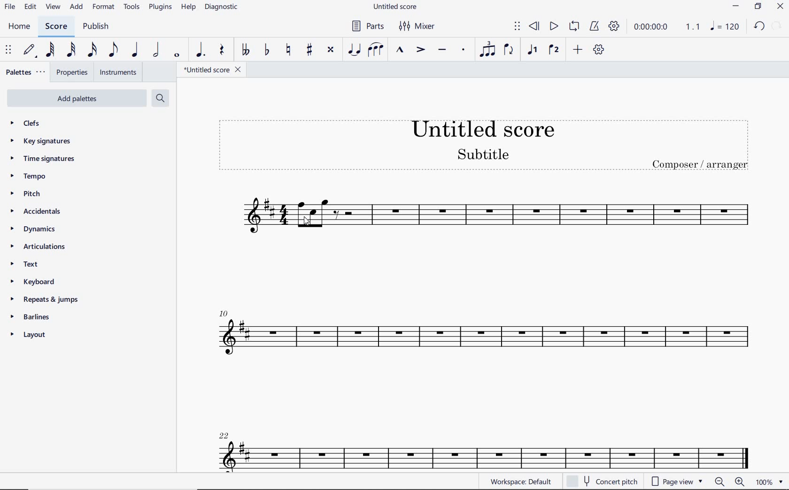 Image resolution: width=789 pixels, height=490 pixels. What do you see at coordinates (758, 7) in the screenshot?
I see `RESTORE DOWN` at bounding box center [758, 7].